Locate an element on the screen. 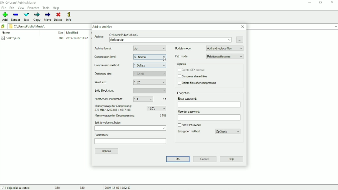  Size is located at coordinates (59, 32).